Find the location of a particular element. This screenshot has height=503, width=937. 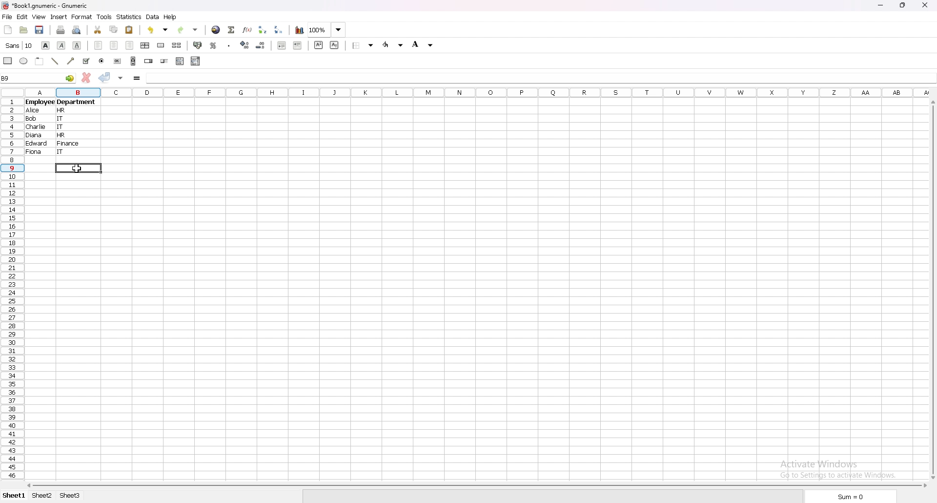

close is located at coordinates (926, 5).